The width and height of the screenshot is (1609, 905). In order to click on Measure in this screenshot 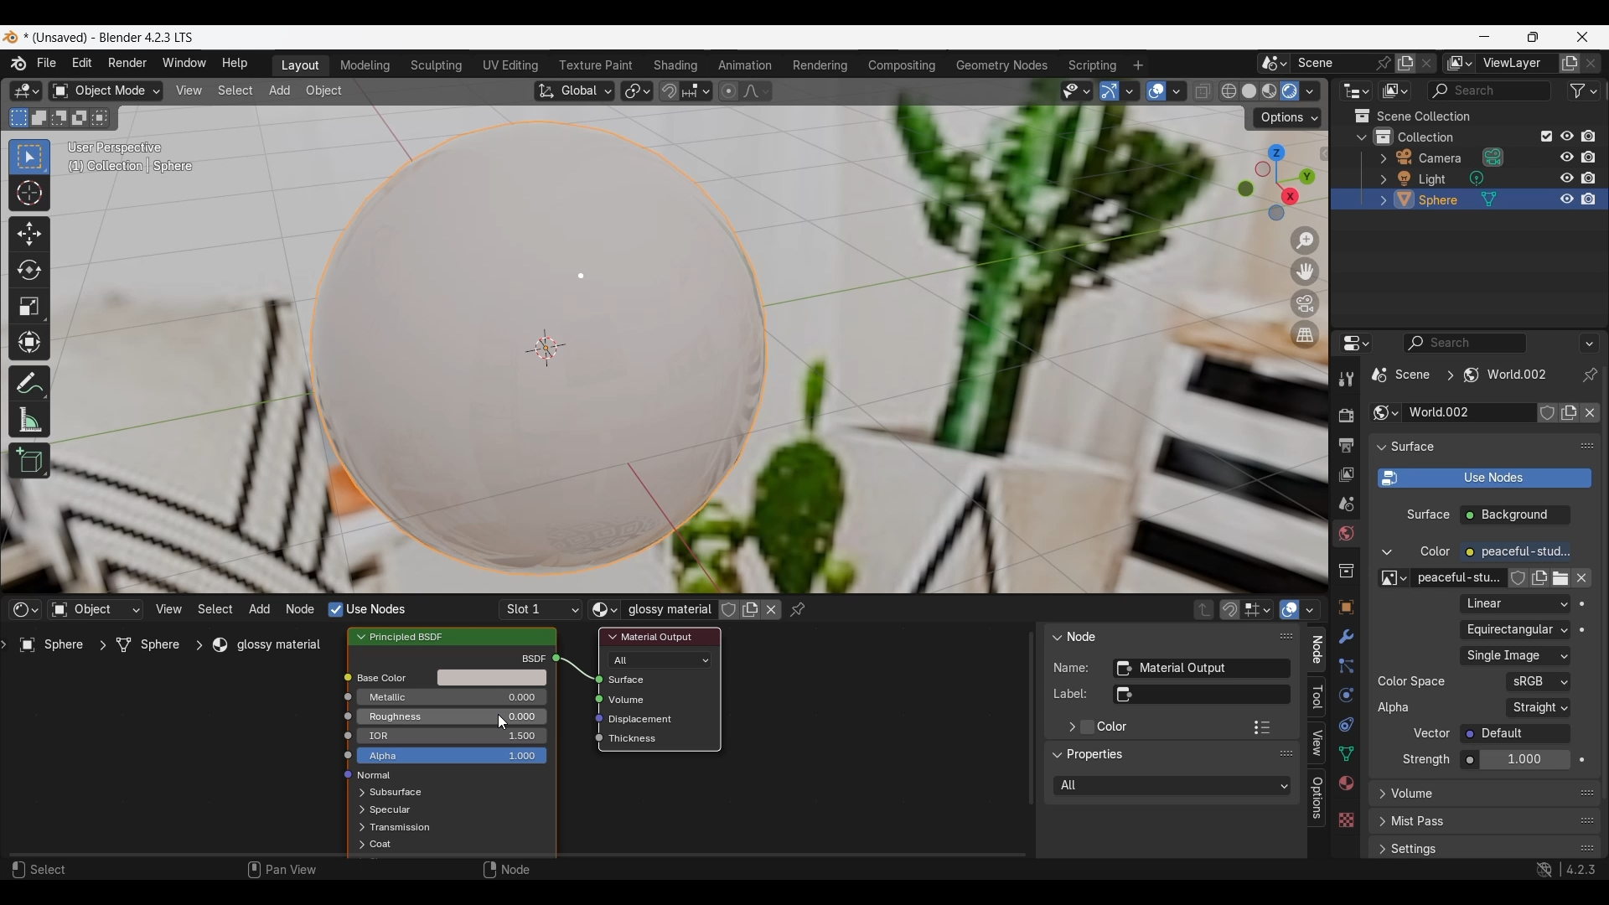, I will do `click(28, 420)`.